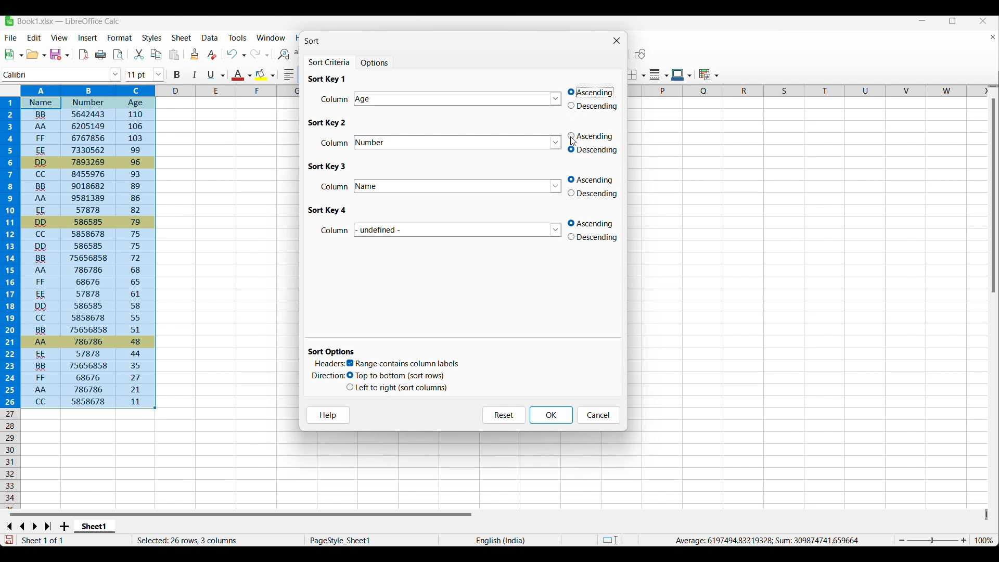  What do you see at coordinates (241, 74) in the screenshot?
I see `Current text color and other color options` at bounding box center [241, 74].